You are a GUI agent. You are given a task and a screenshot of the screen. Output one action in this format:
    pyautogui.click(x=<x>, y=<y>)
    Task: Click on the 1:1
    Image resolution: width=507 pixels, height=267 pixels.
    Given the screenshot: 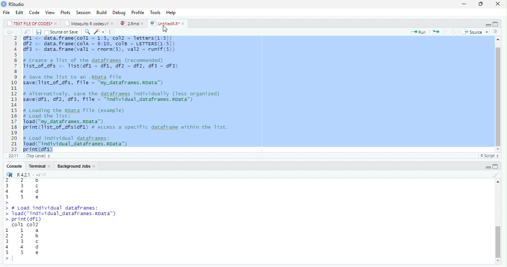 What is the action you would take?
    pyautogui.click(x=12, y=156)
    